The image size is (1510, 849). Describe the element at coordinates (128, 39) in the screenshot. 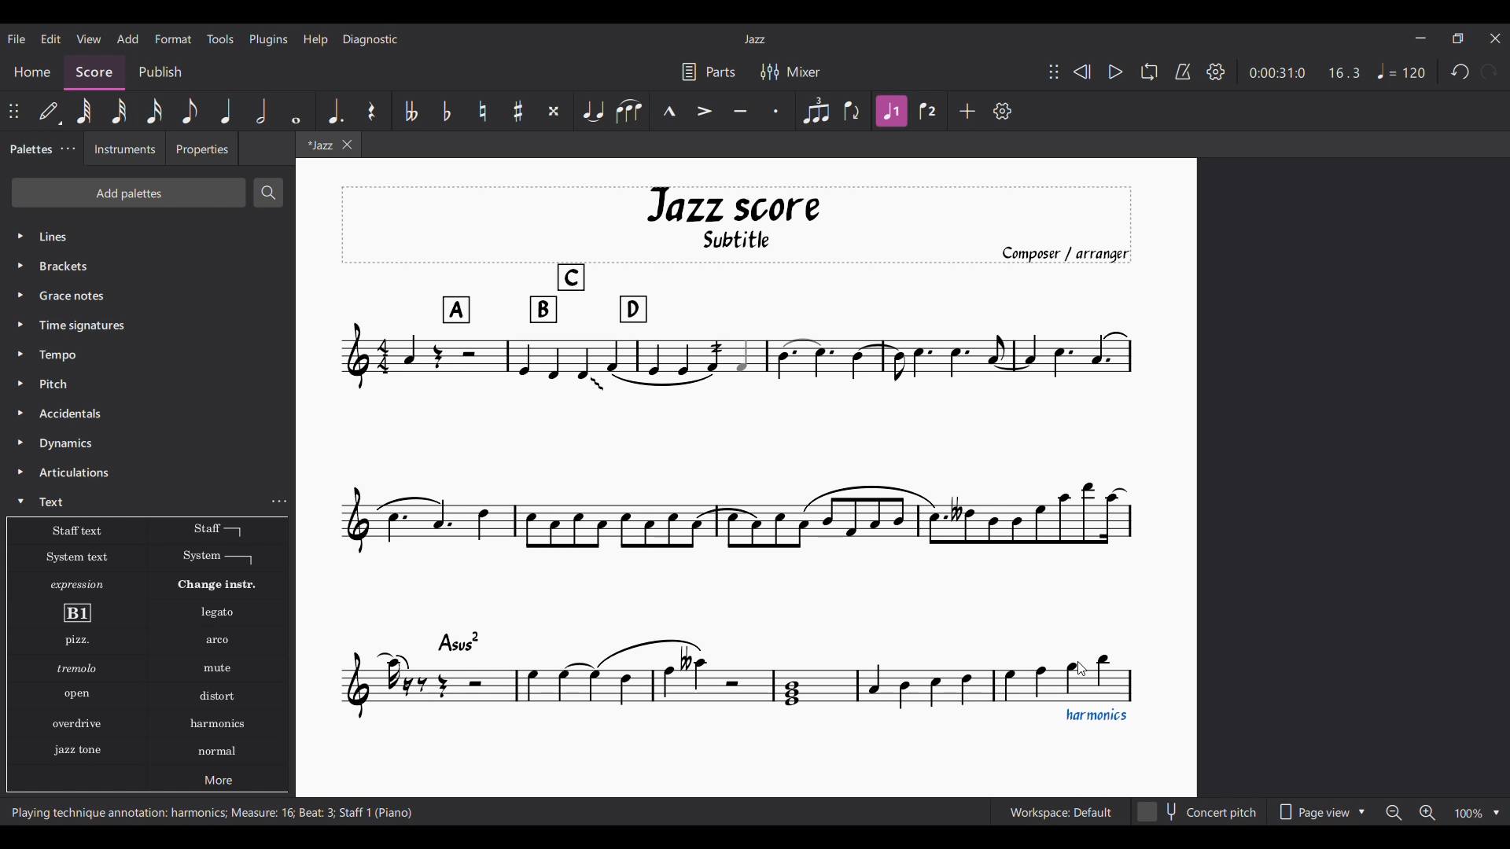

I see `Add menu` at that location.